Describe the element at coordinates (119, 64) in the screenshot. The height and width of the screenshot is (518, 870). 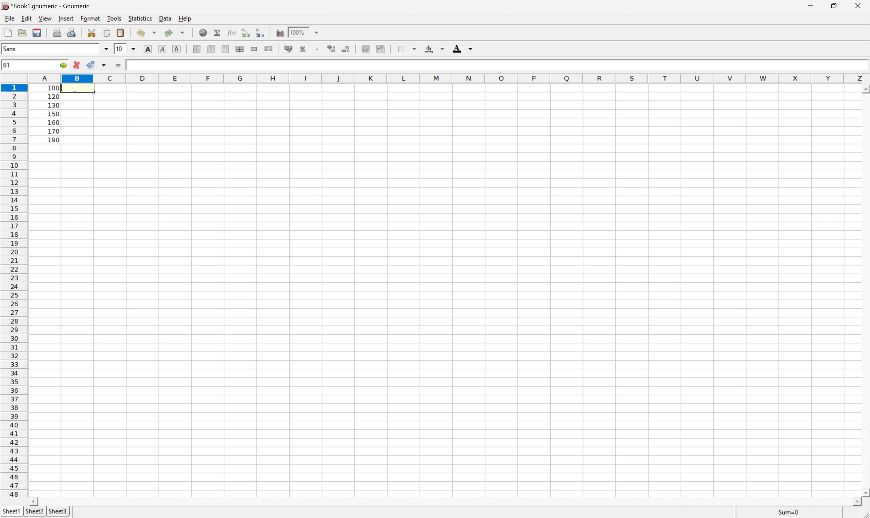
I see `Enter formula` at that location.